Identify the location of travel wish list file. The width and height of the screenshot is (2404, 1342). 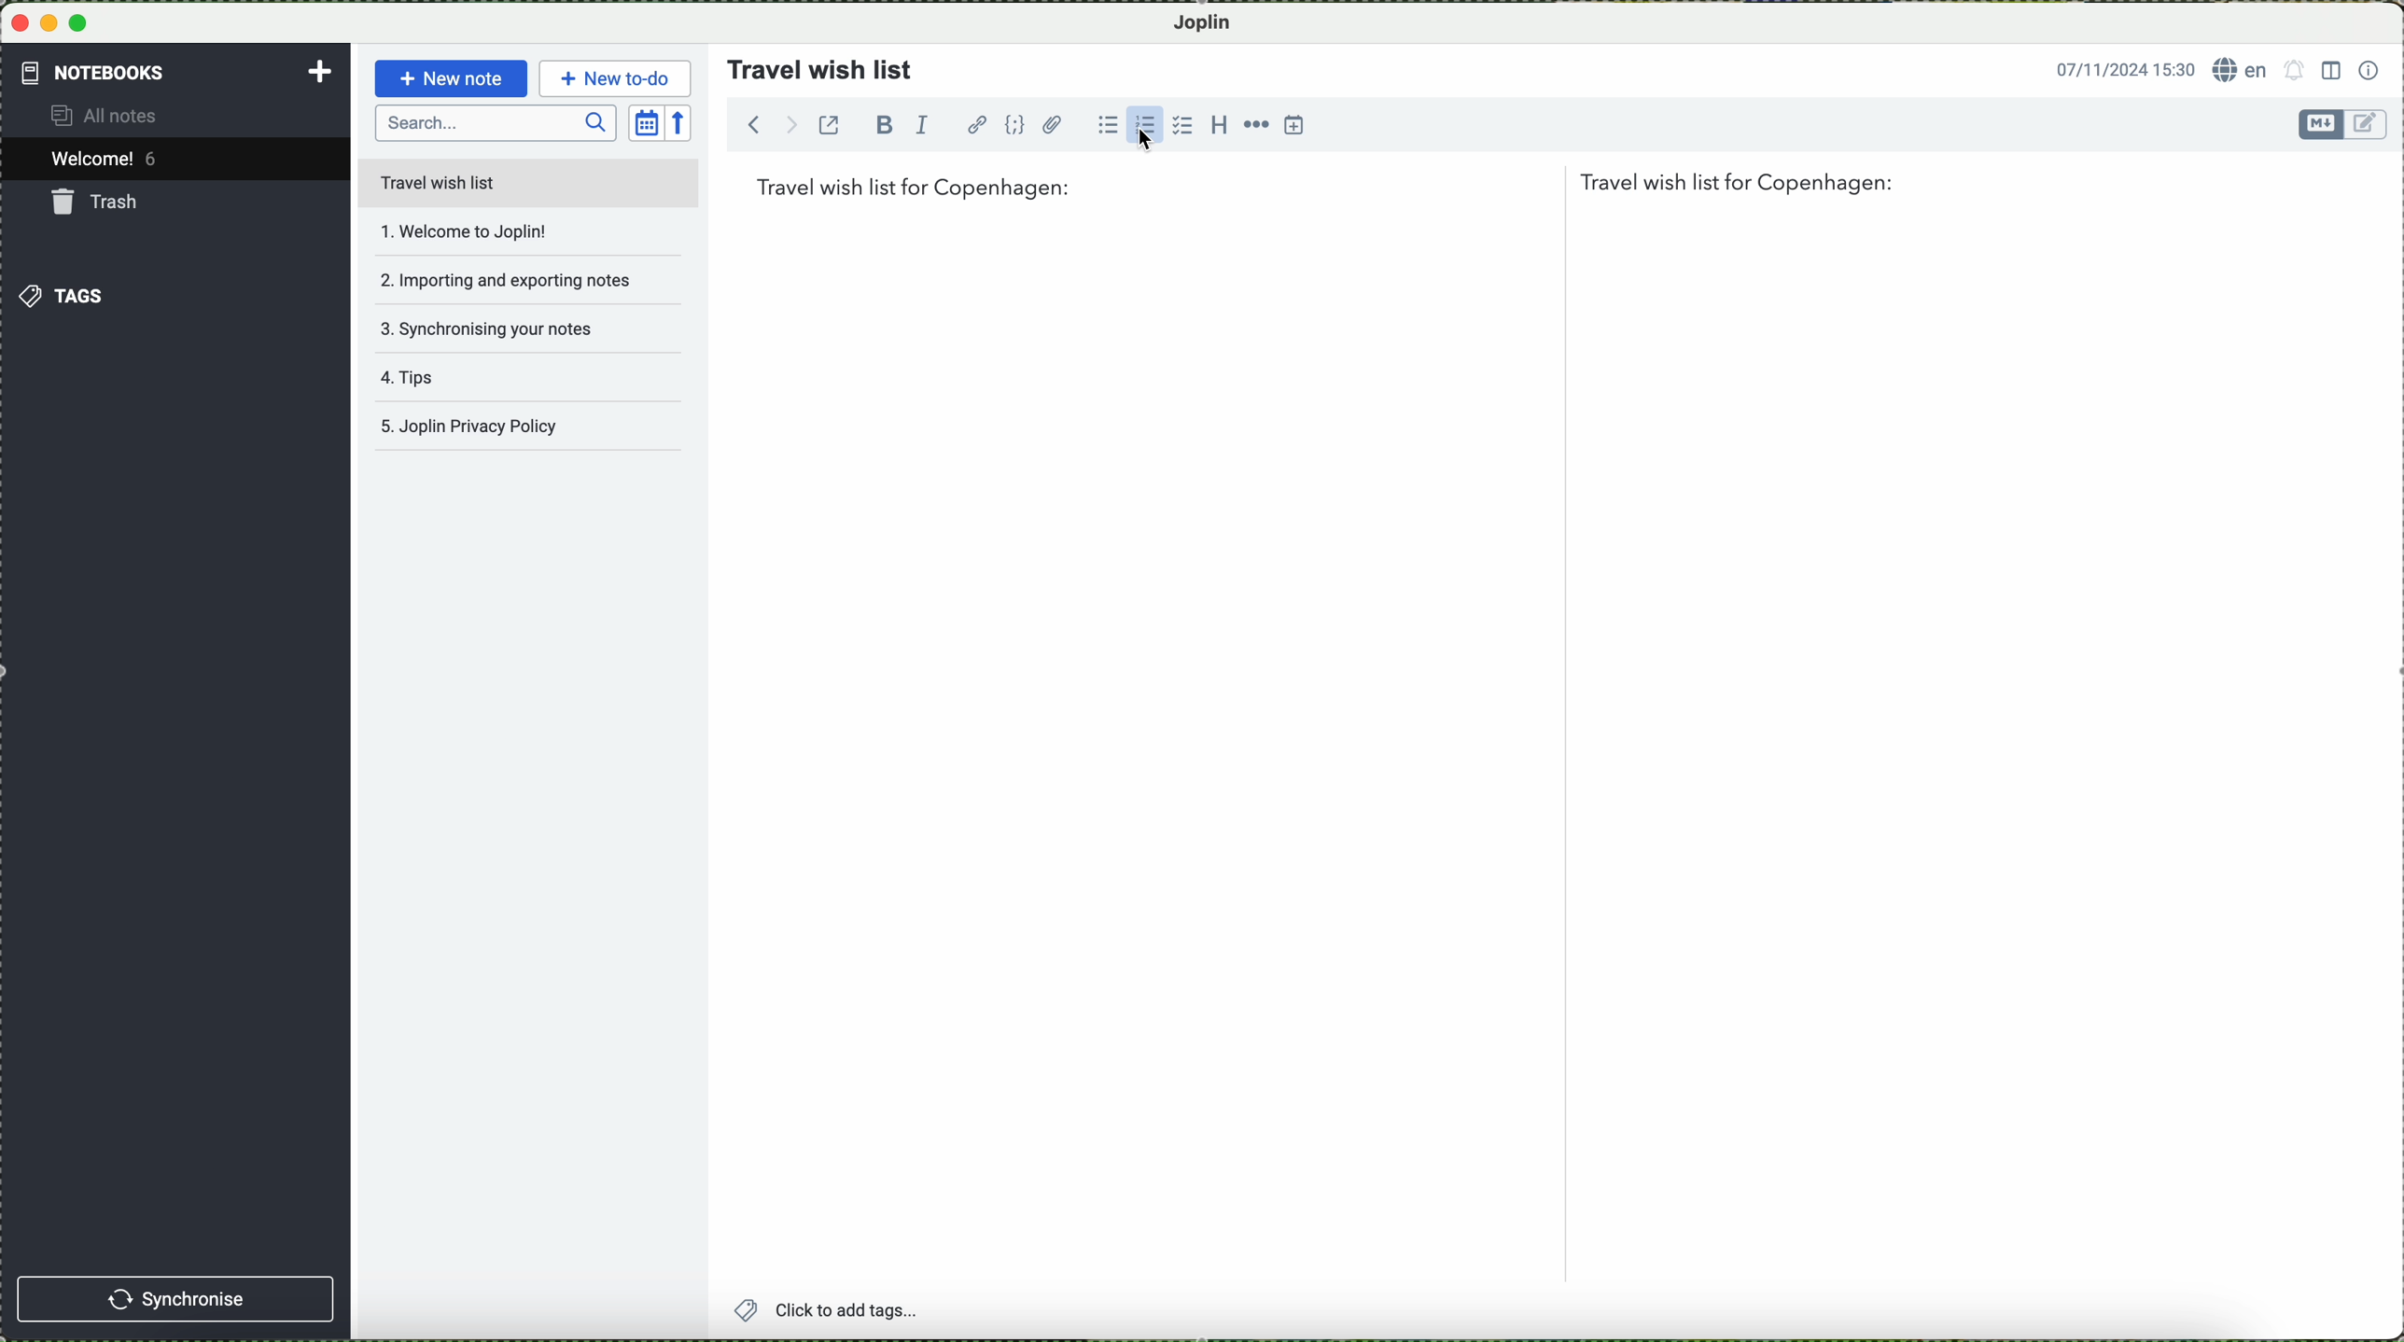
(527, 182).